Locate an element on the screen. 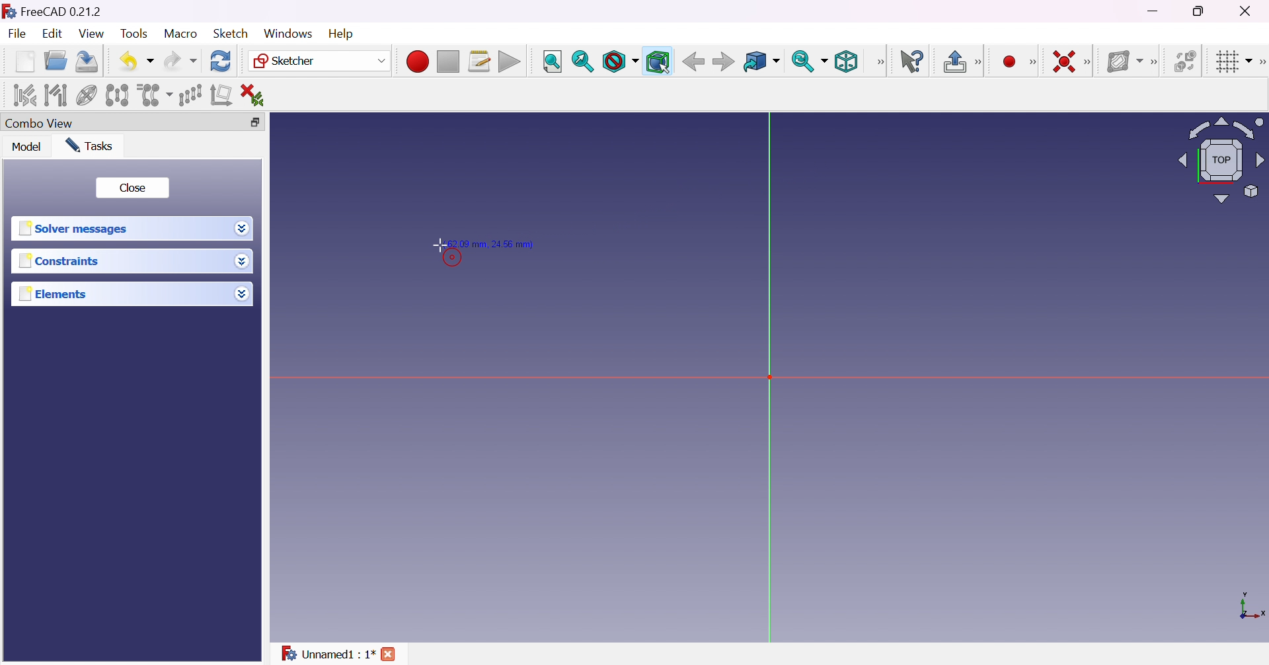 The width and height of the screenshot is (1269, 665). Restore down is located at coordinates (1200, 11).